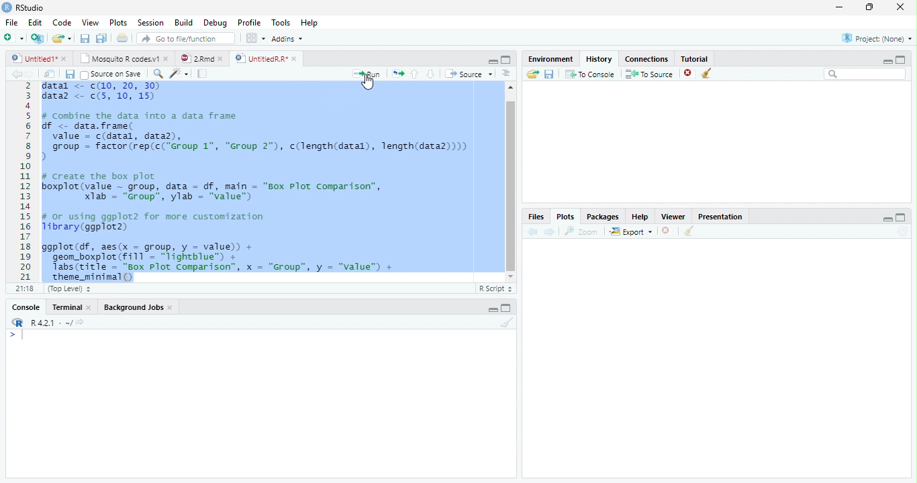 Image resolution: width=917 pixels, height=483 pixels. Describe the element at coordinates (865, 74) in the screenshot. I see `Search bar` at that location.